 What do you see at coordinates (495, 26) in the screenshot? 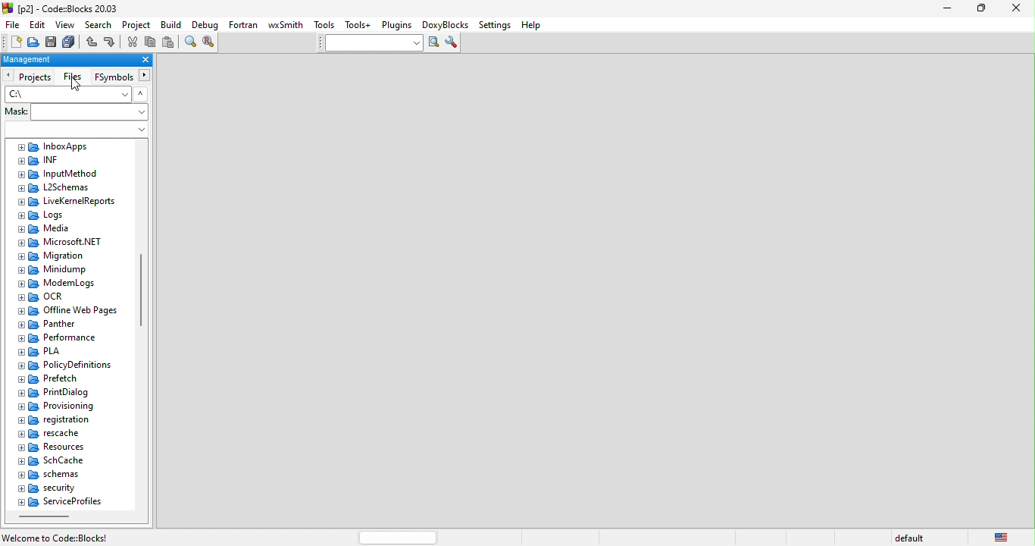
I see `settings` at bounding box center [495, 26].